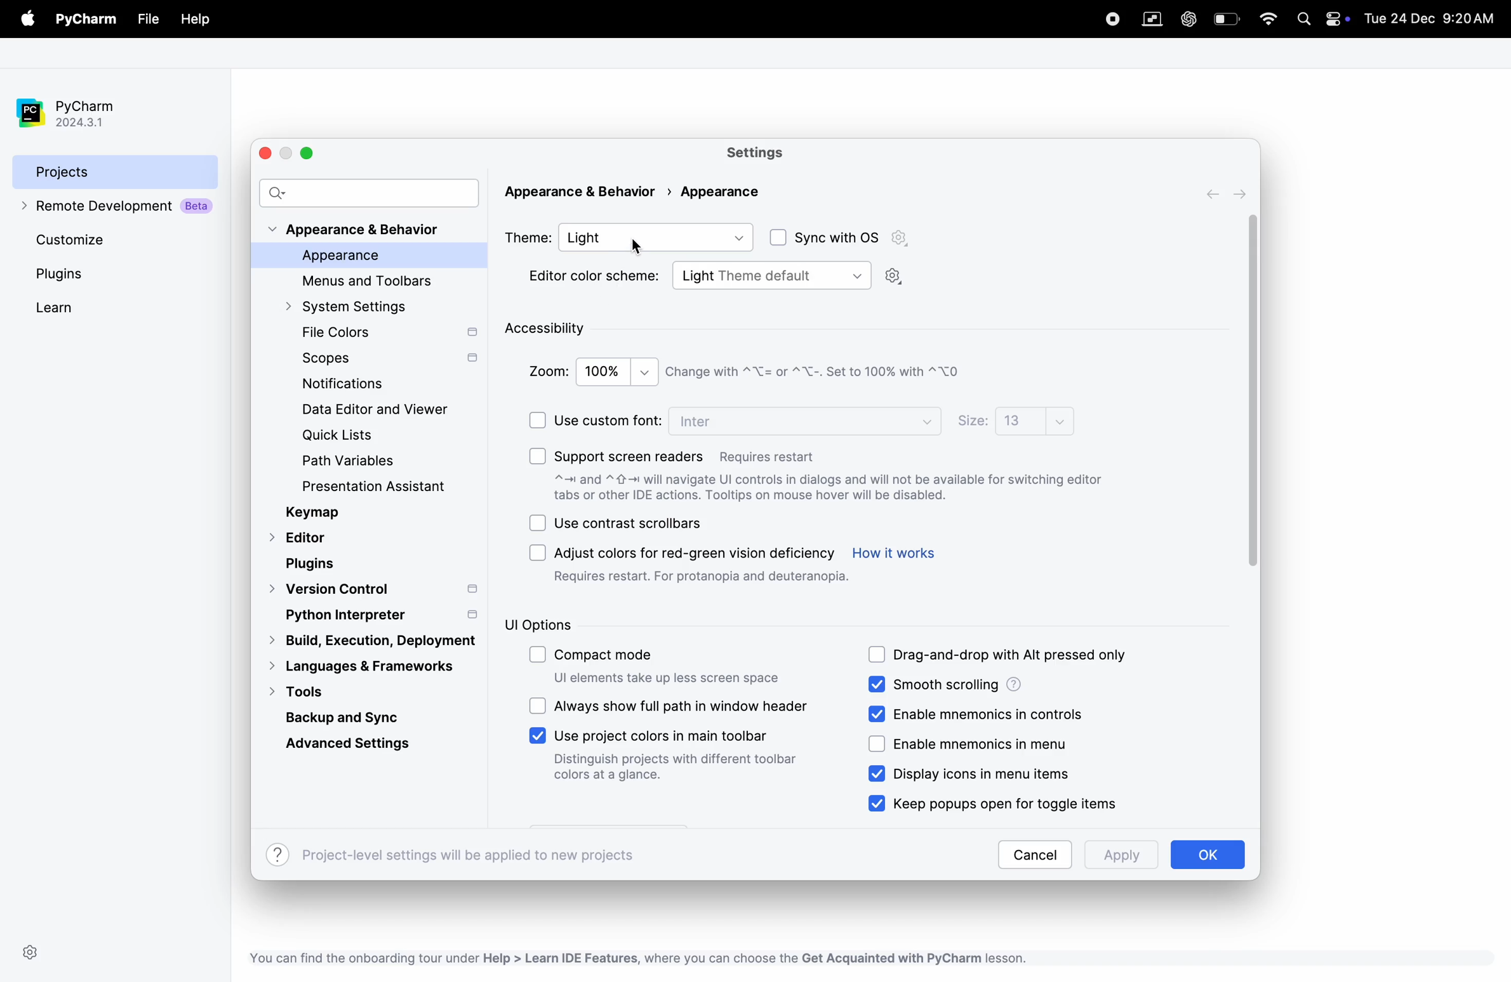 This screenshot has height=982, width=1511. What do you see at coordinates (989, 745) in the screenshot?
I see `enable memonics menu` at bounding box center [989, 745].